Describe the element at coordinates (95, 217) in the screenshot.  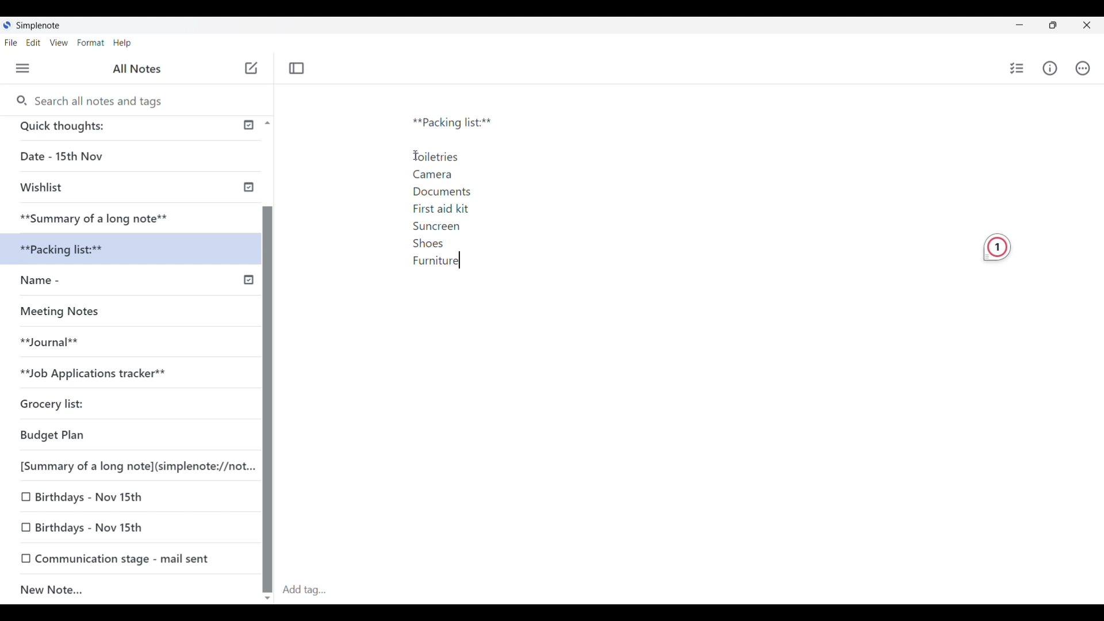
I see `Summary of a long note` at that location.